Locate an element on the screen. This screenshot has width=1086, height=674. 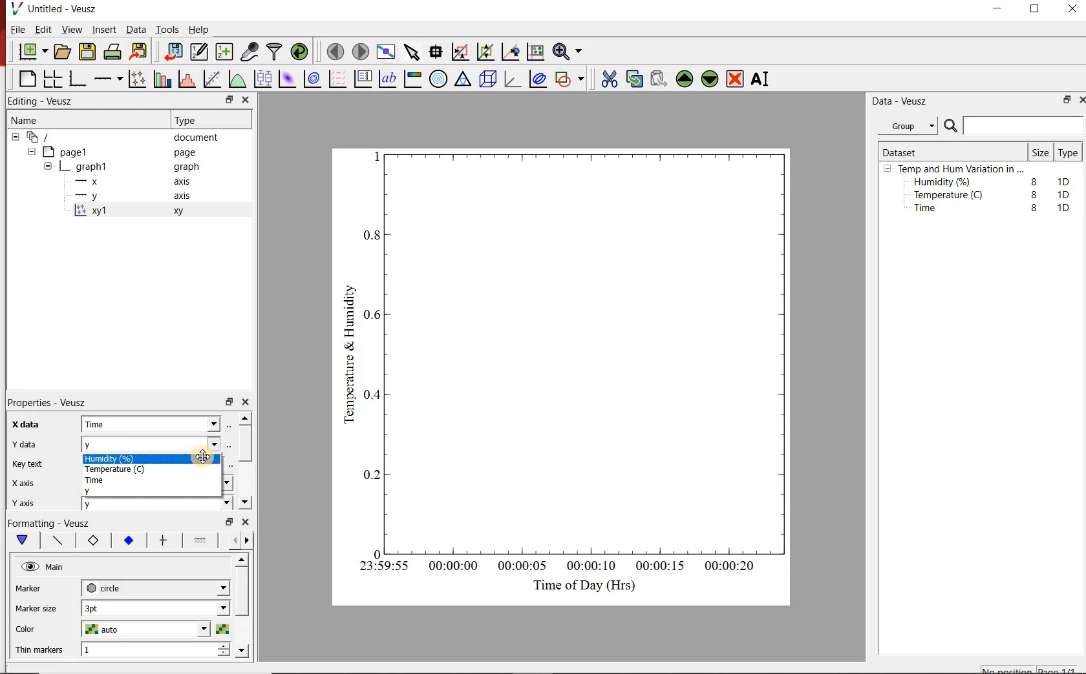
Data - Veusz is located at coordinates (902, 101).